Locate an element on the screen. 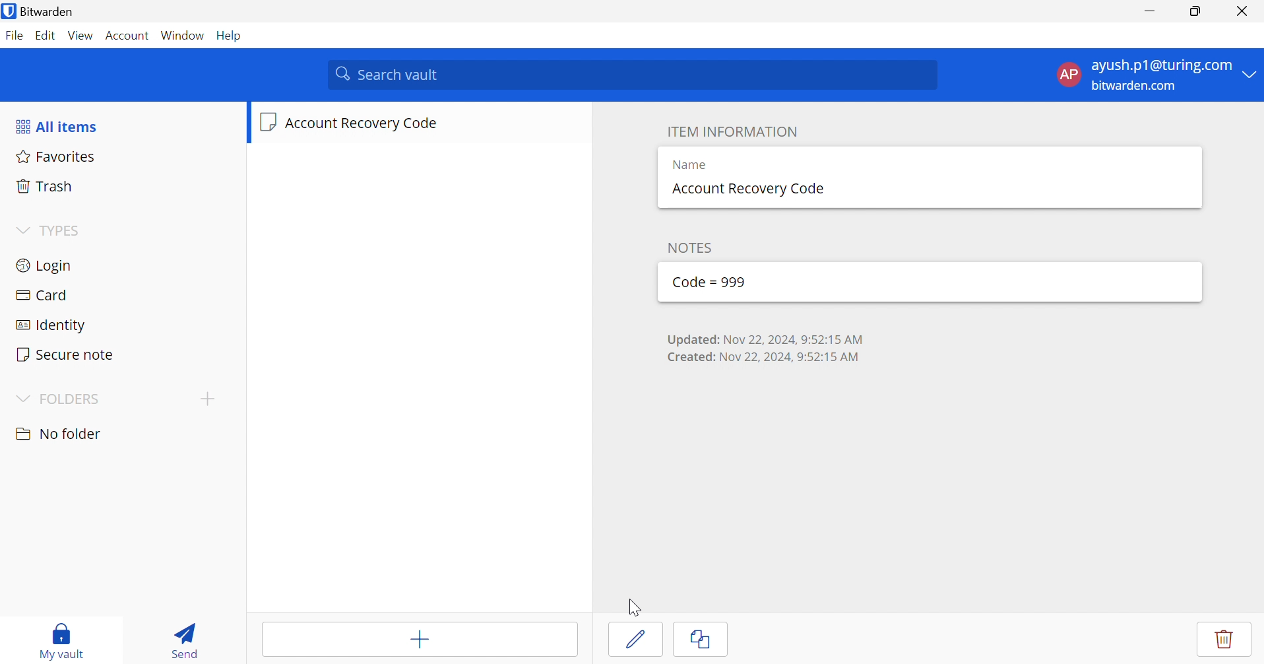 The image size is (1264, 664). ayush.p1@turing.com is located at coordinates (1161, 66).